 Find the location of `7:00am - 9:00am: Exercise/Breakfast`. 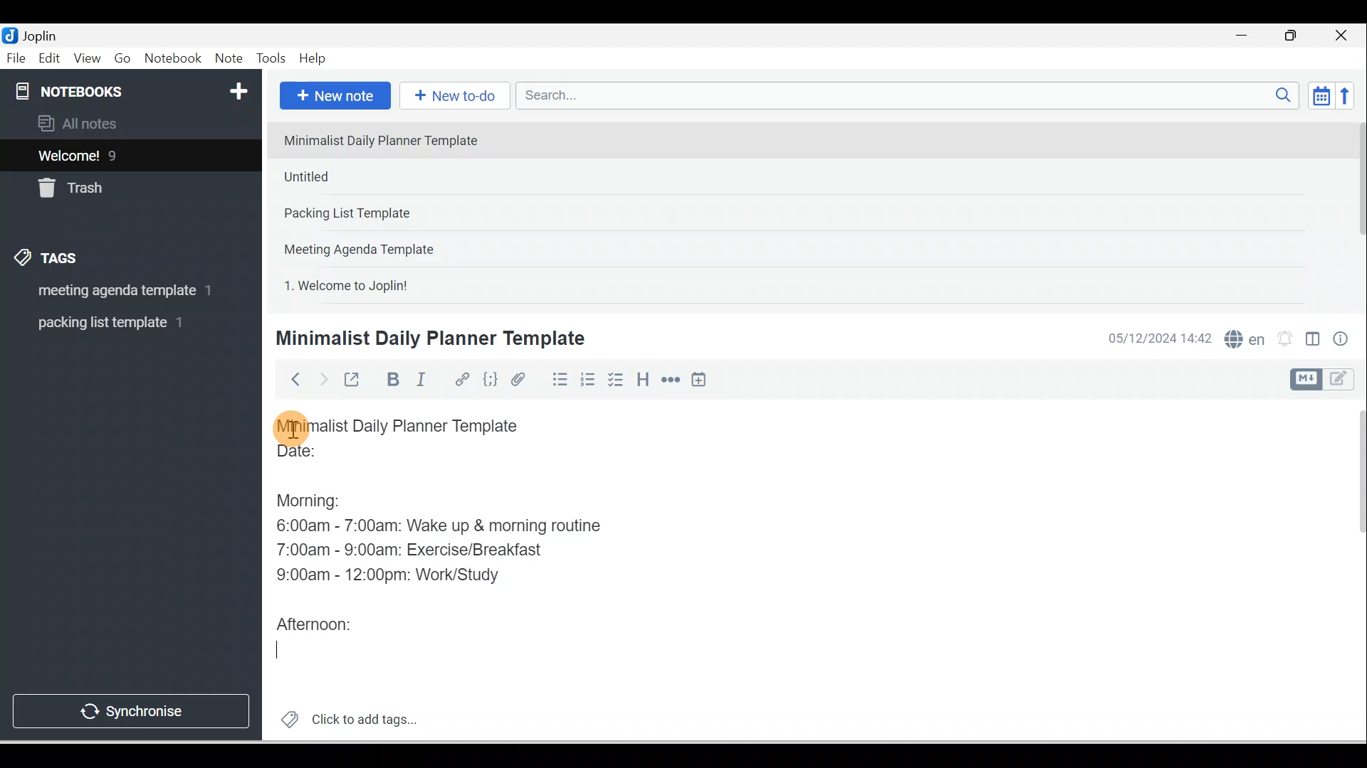

7:00am - 9:00am: Exercise/Breakfast is located at coordinates (412, 548).